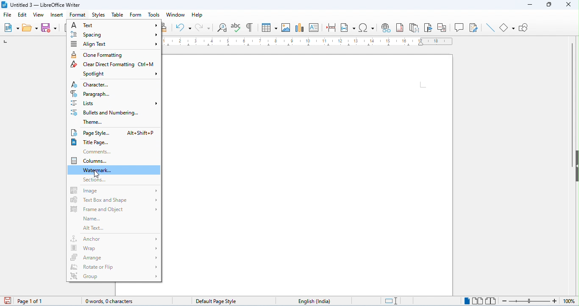 The height and width of the screenshot is (306, 579). What do you see at coordinates (311, 300) in the screenshot?
I see `language` at bounding box center [311, 300].